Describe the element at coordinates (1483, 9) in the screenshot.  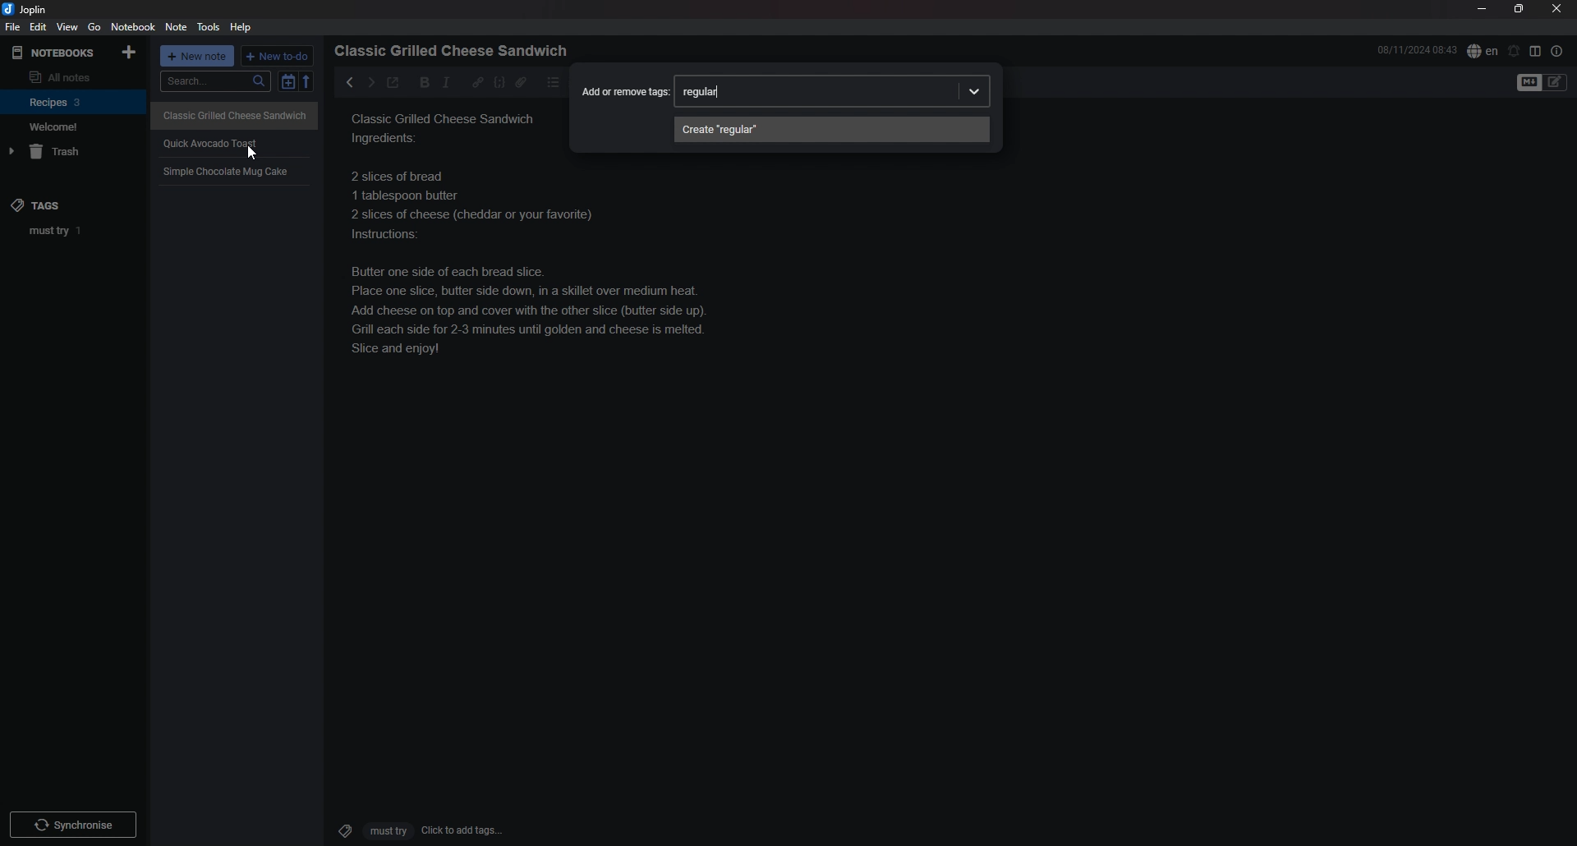
I see `minimize` at that location.